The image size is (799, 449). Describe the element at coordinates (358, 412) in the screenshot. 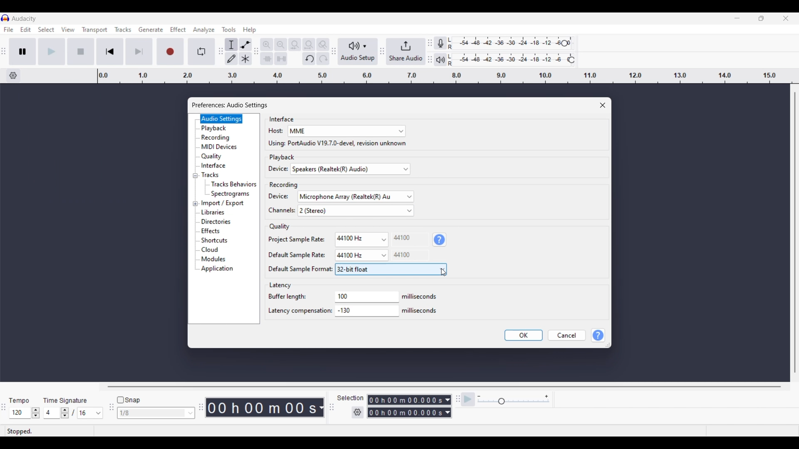

I see `Selection settings` at that location.